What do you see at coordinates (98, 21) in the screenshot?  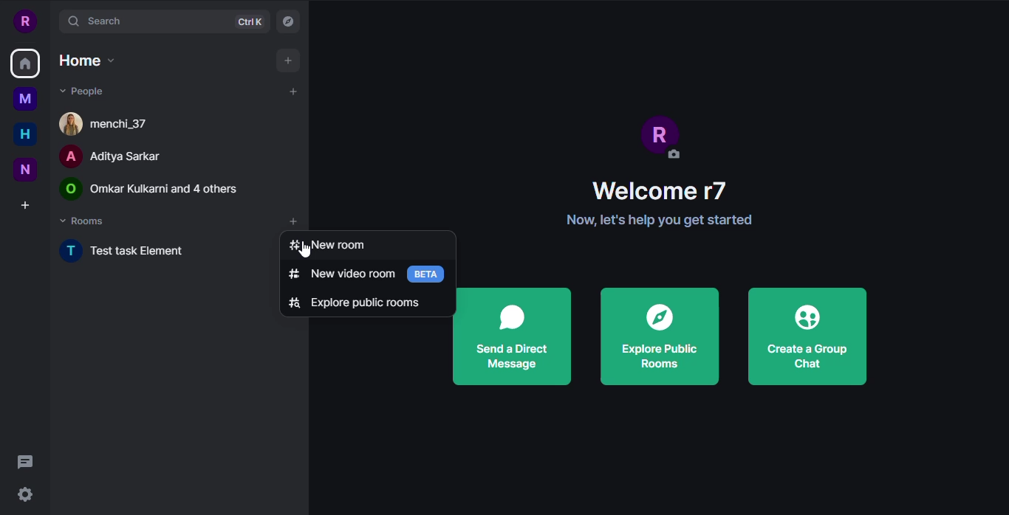 I see `search` at bounding box center [98, 21].